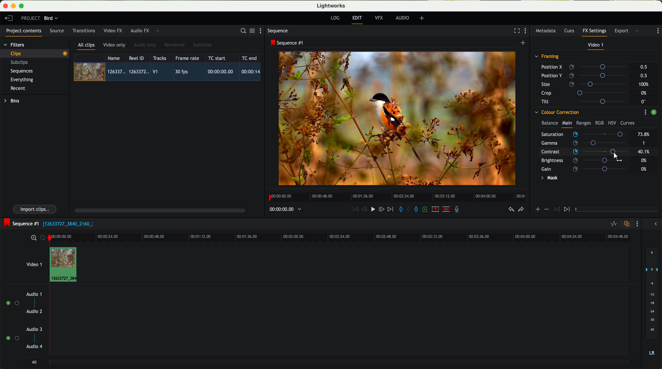 This screenshot has height=369, width=662. I want to click on scroll bar, so click(159, 210).